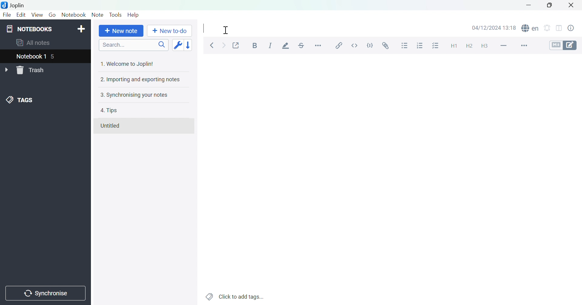 The width and height of the screenshot is (582, 305). Describe the element at coordinates (549, 29) in the screenshot. I see `set alarm` at that location.